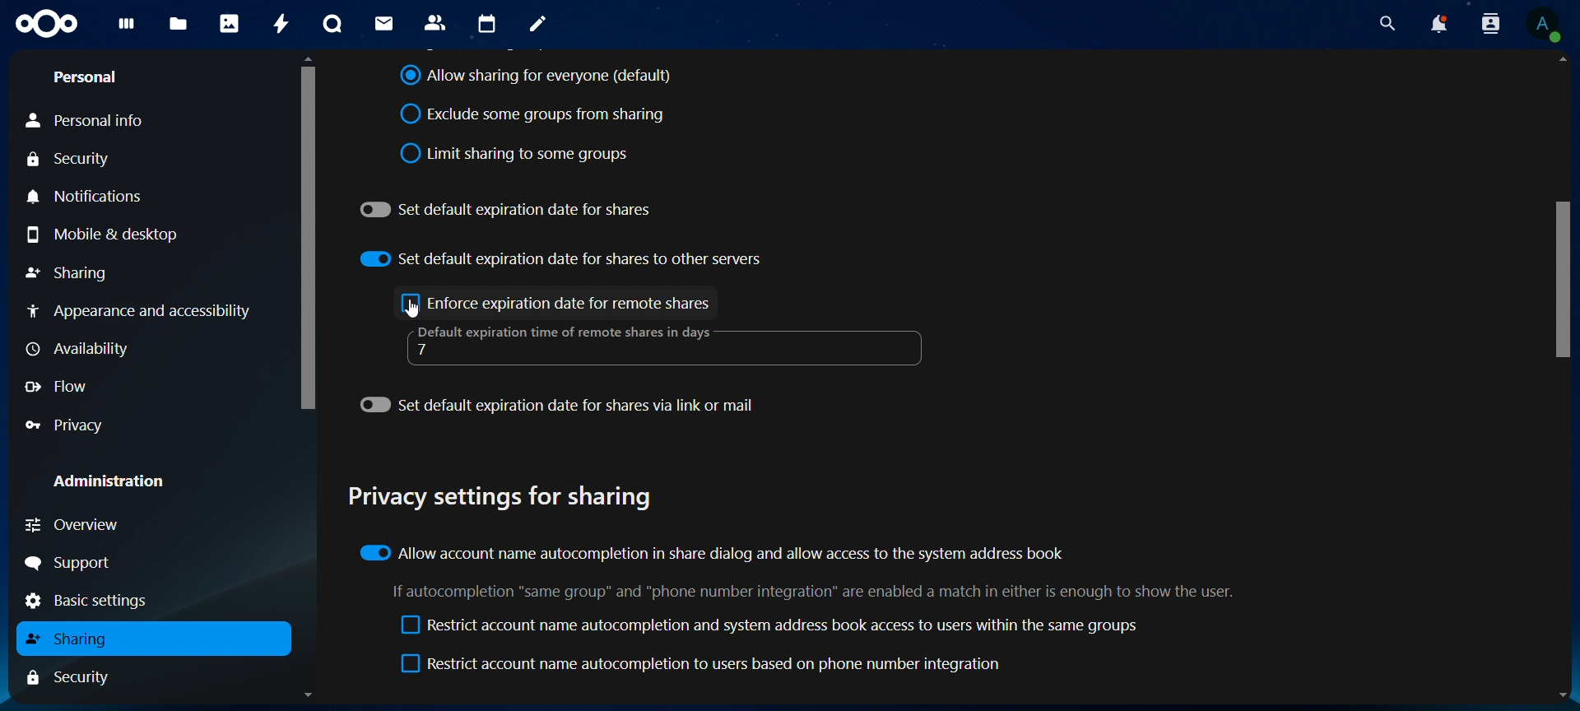  Describe the element at coordinates (561, 408) in the screenshot. I see `Set default expiration date` at that location.